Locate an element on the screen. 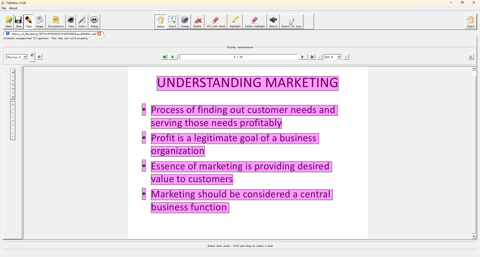 The width and height of the screenshot is (480, 257). select is located at coordinates (470, 21).